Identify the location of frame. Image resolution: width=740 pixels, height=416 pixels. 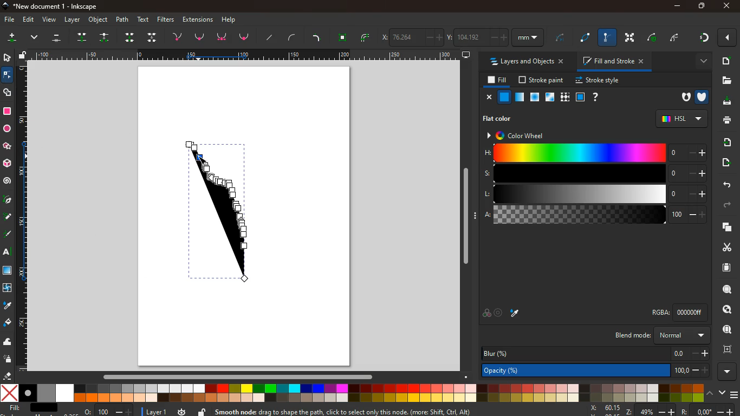
(726, 348).